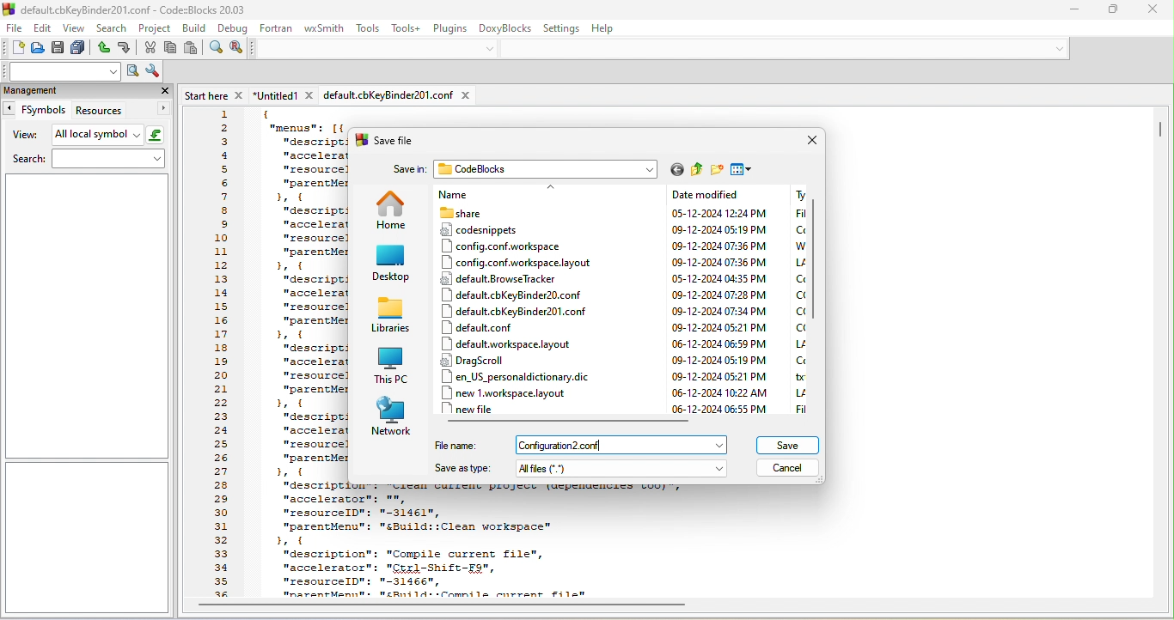  What do you see at coordinates (507, 246) in the screenshot?
I see `config conf workspace` at bounding box center [507, 246].